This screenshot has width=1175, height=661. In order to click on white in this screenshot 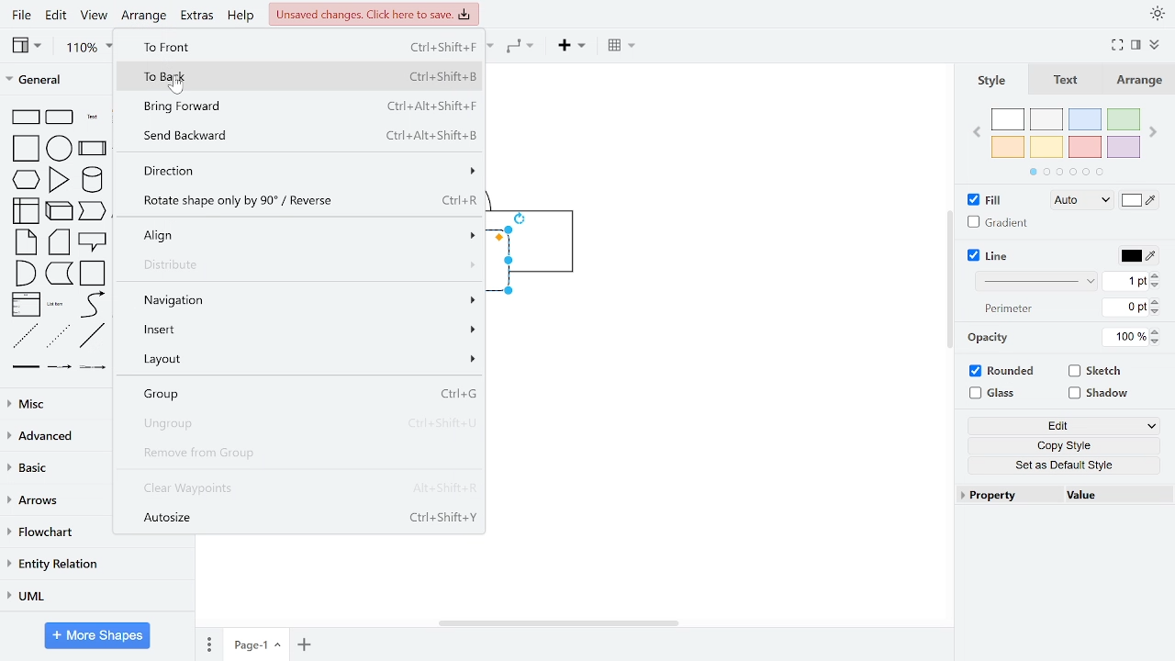, I will do `click(1008, 119)`.